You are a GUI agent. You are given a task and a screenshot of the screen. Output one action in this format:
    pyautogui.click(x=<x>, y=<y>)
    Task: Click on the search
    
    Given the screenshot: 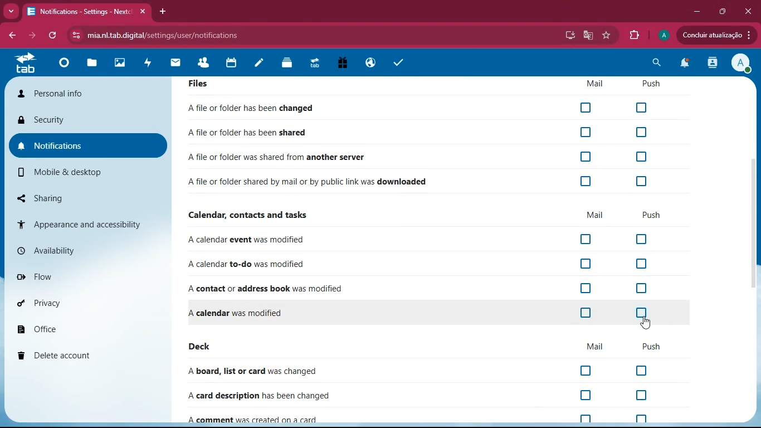 What is the action you would take?
    pyautogui.click(x=656, y=63)
    